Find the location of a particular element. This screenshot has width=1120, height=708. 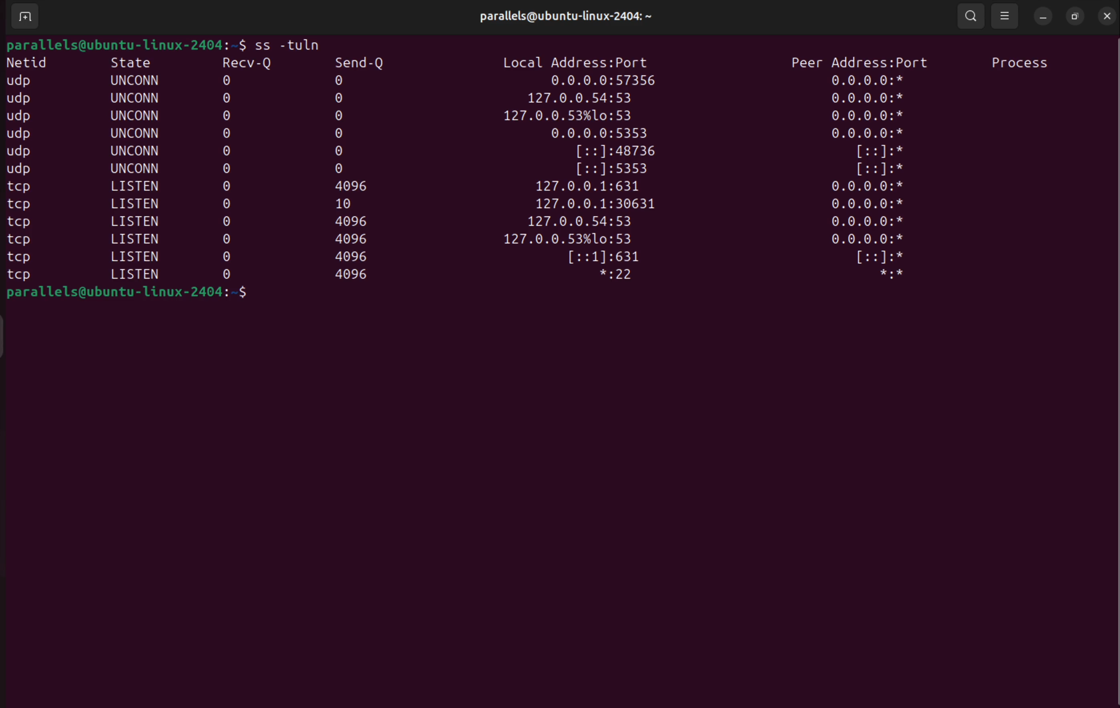

tcp is located at coordinates (23, 205).